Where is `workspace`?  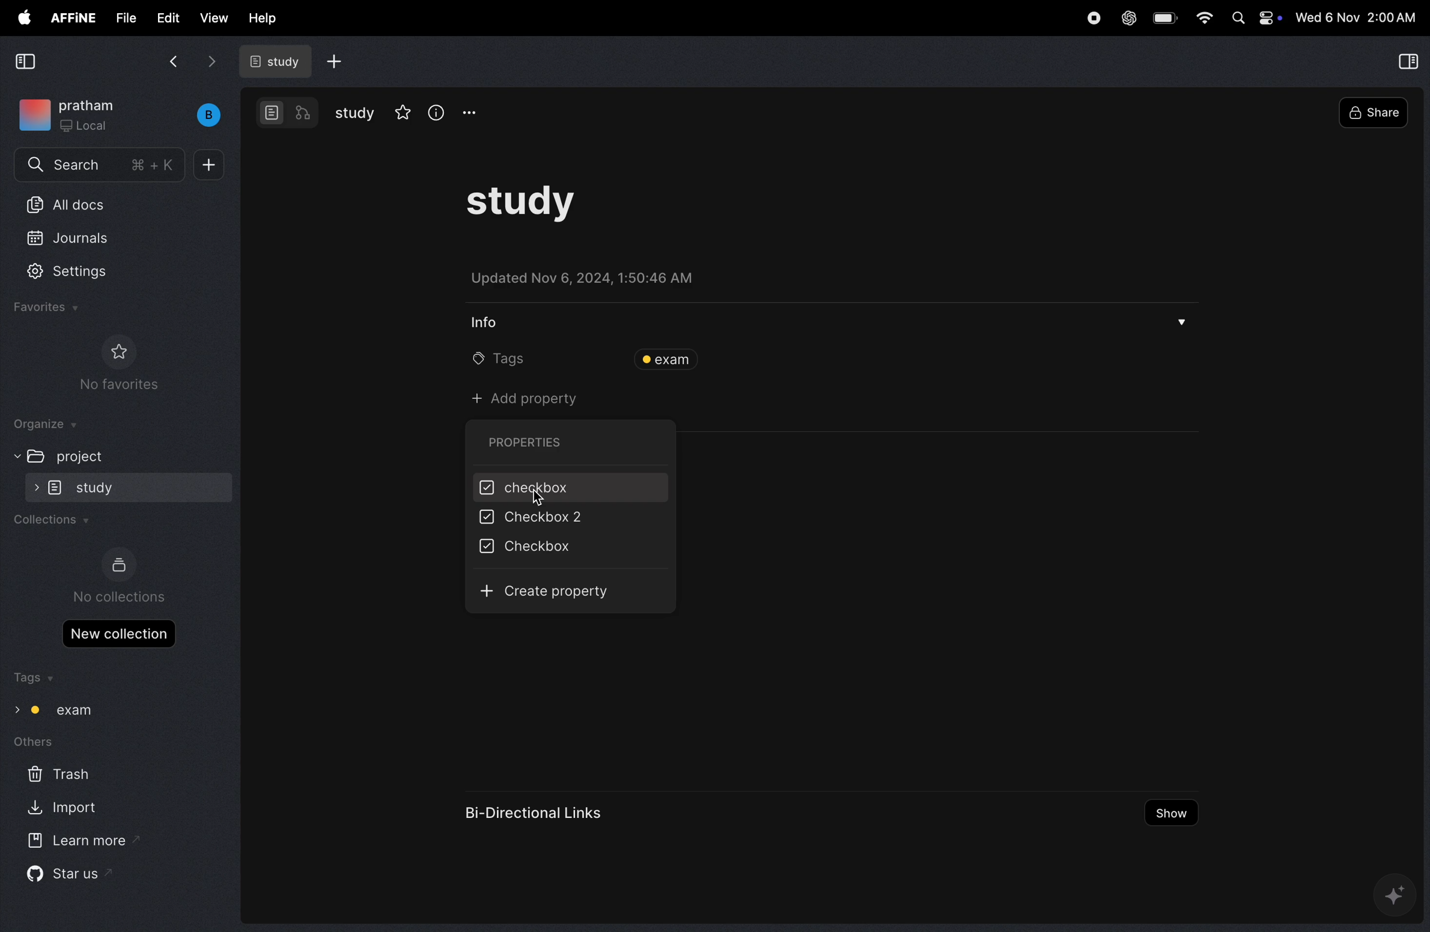 workspace is located at coordinates (82, 116).